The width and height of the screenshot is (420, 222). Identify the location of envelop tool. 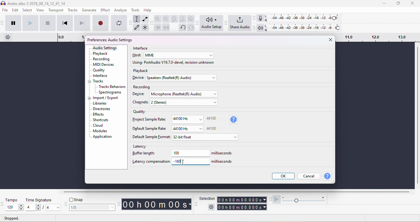
(145, 19).